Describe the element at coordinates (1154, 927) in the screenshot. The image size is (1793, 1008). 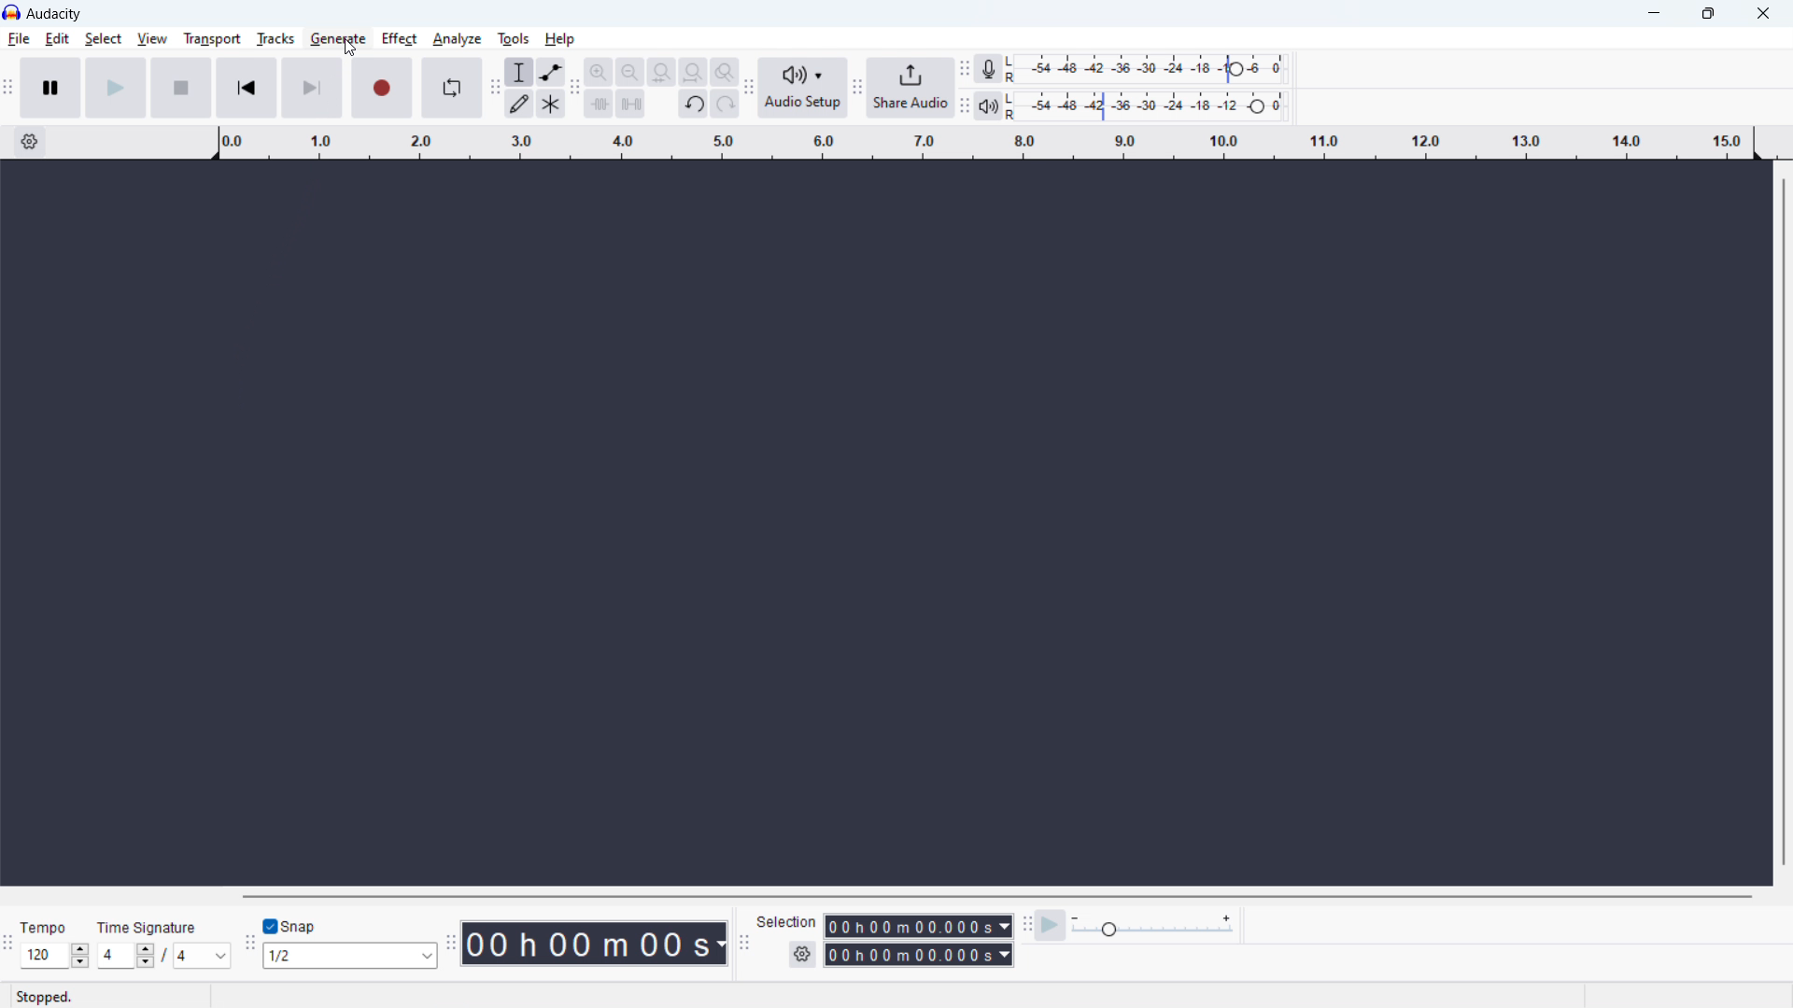
I see `playback speed` at that location.